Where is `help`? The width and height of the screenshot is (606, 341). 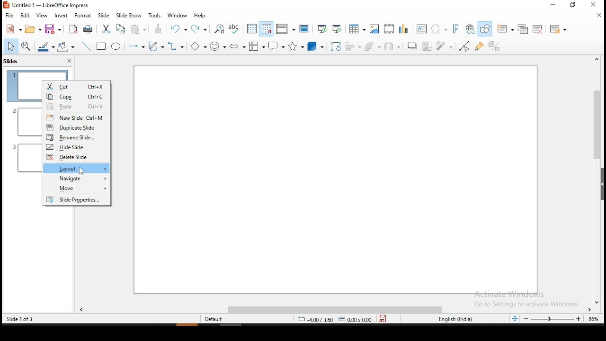 help is located at coordinates (200, 15).